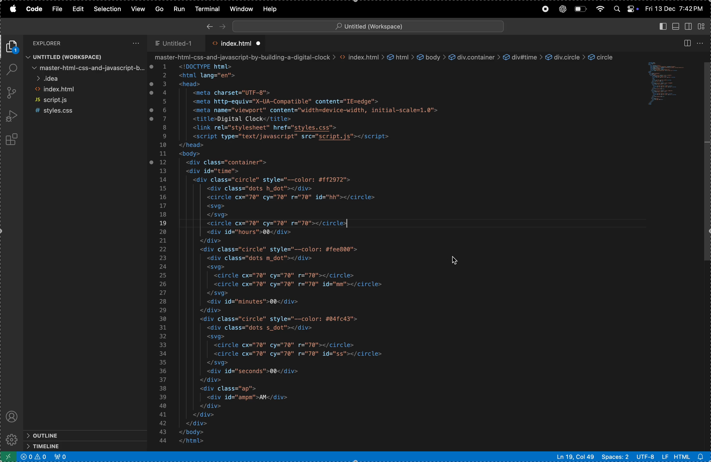 The image size is (711, 462). I want to click on no ports forwarded, so click(61, 457).